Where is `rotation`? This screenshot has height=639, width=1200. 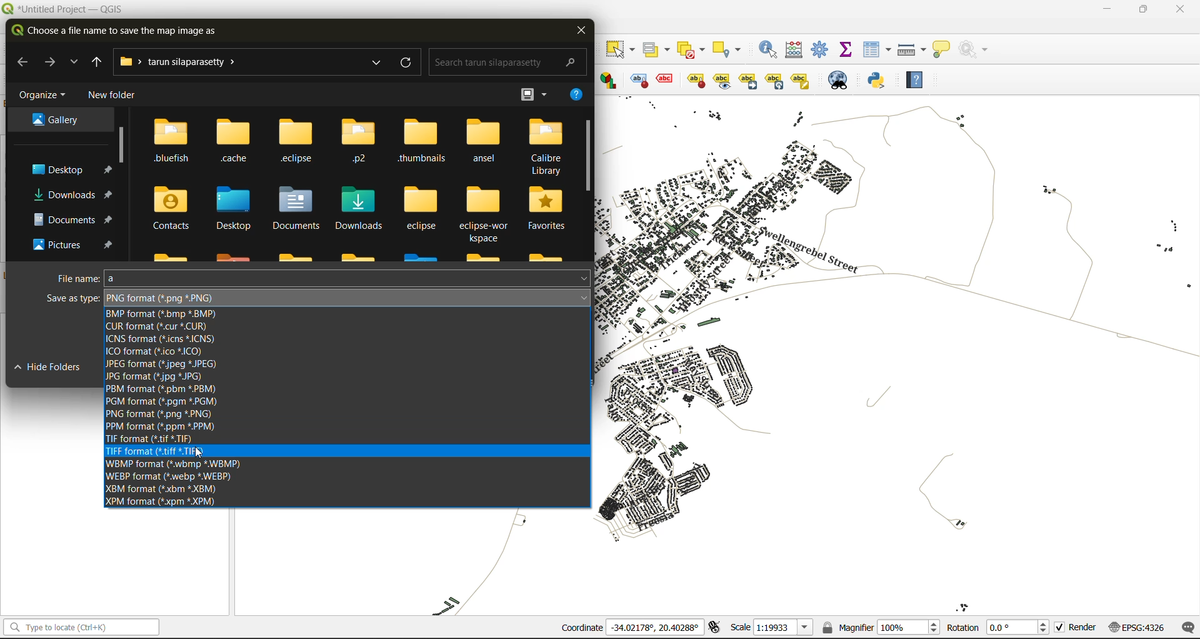 rotation is located at coordinates (998, 626).